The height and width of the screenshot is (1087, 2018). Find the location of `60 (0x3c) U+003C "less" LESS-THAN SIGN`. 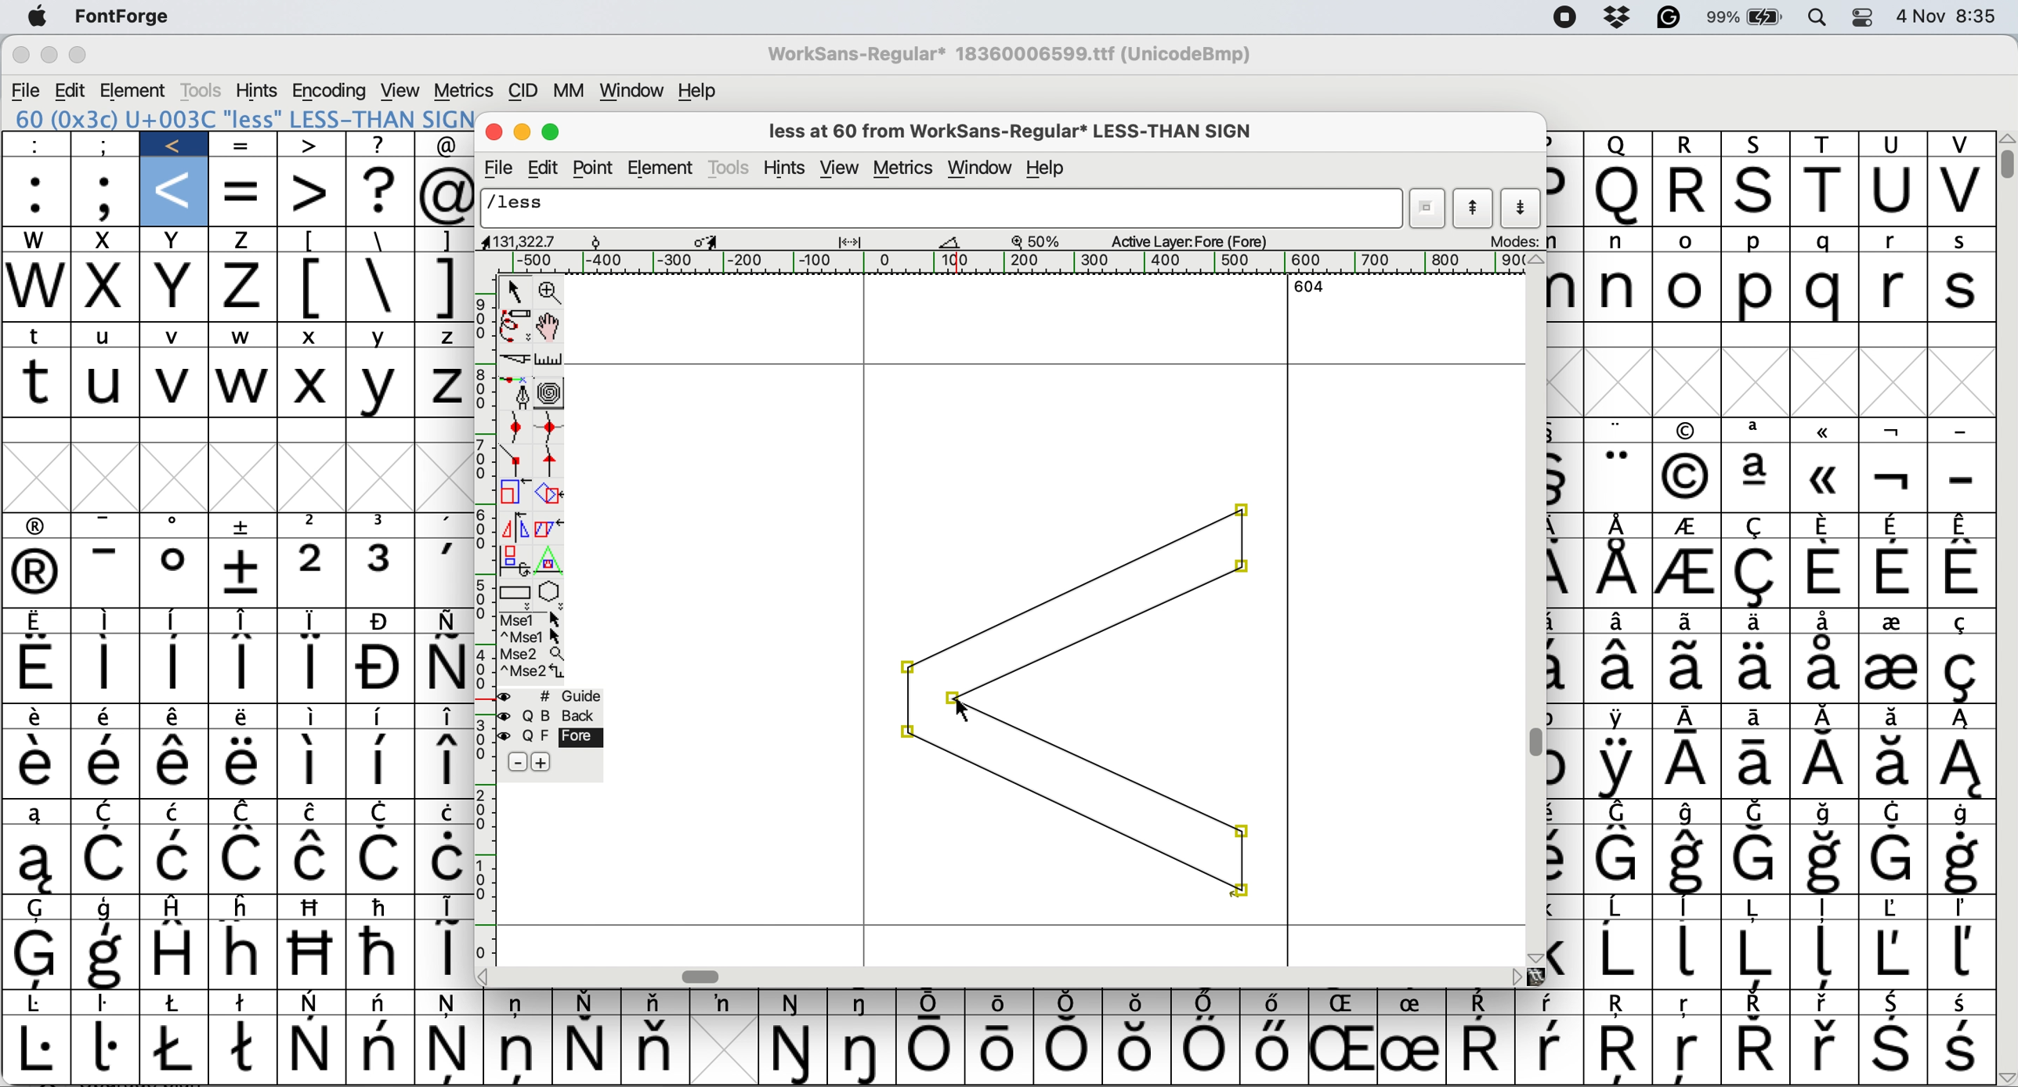

60 (0x3c) U+003C "less" LESS-THAN SIGN is located at coordinates (243, 117).